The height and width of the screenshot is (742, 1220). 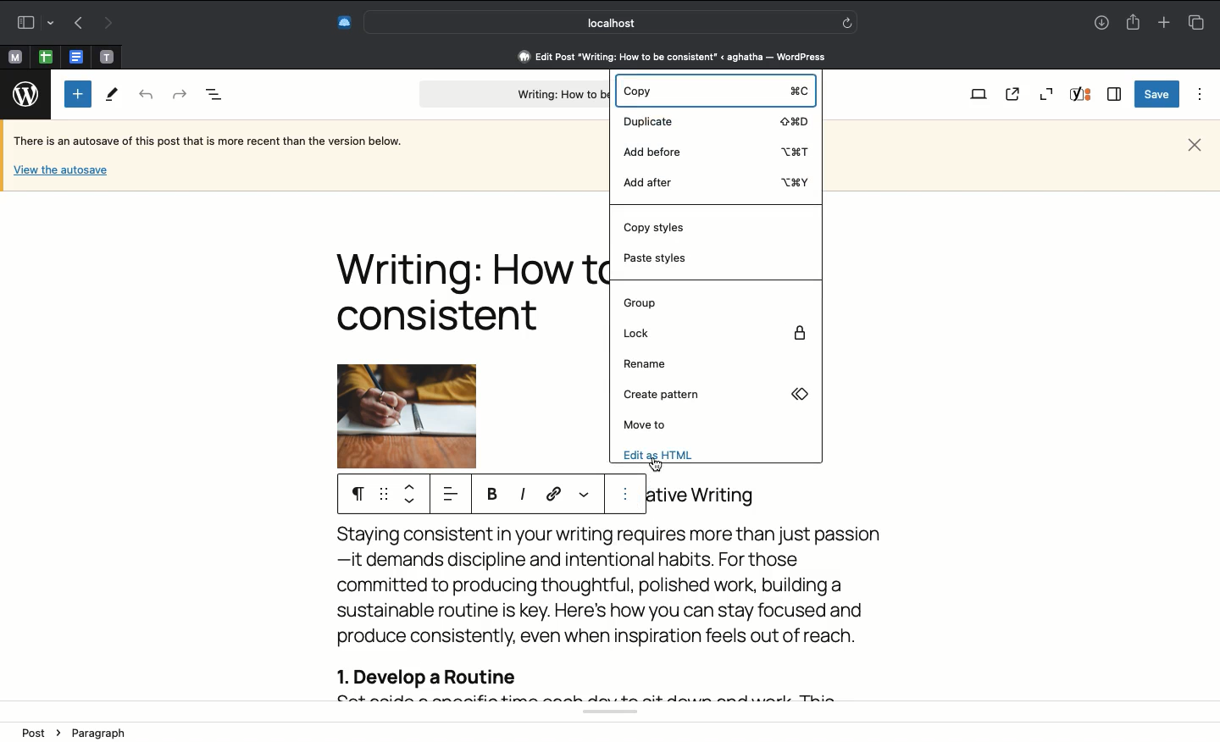 What do you see at coordinates (383, 495) in the screenshot?
I see `Drag` at bounding box center [383, 495].